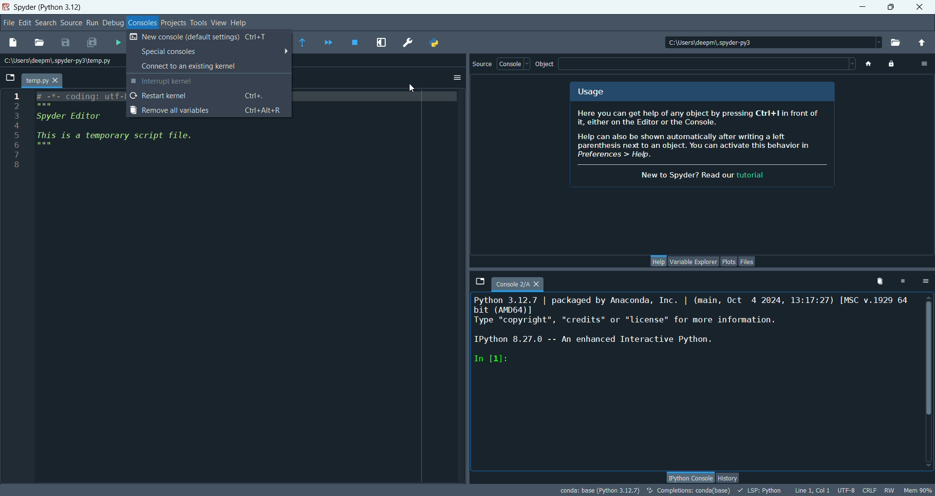 The height and width of the screenshot is (496, 935). What do you see at coordinates (729, 262) in the screenshot?
I see `plots` at bounding box center [729, 262].